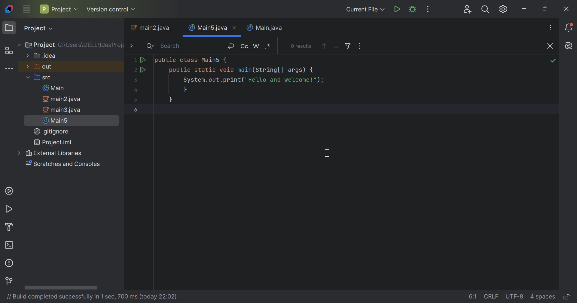 The height and width of the screenshot is (303, 577). Describe the element at coordinates (553, 44) in the screenshot. I see `No problems found` at that location.